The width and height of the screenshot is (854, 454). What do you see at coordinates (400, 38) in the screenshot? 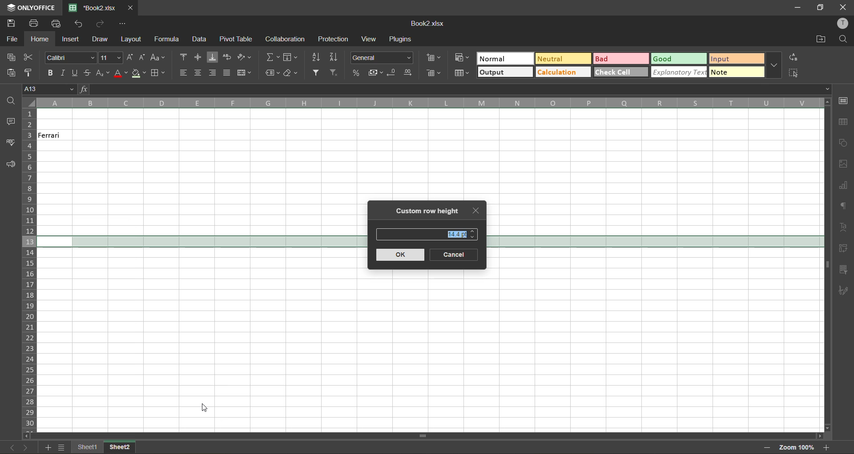
I see `plugins` at bounding box center [400, 38].